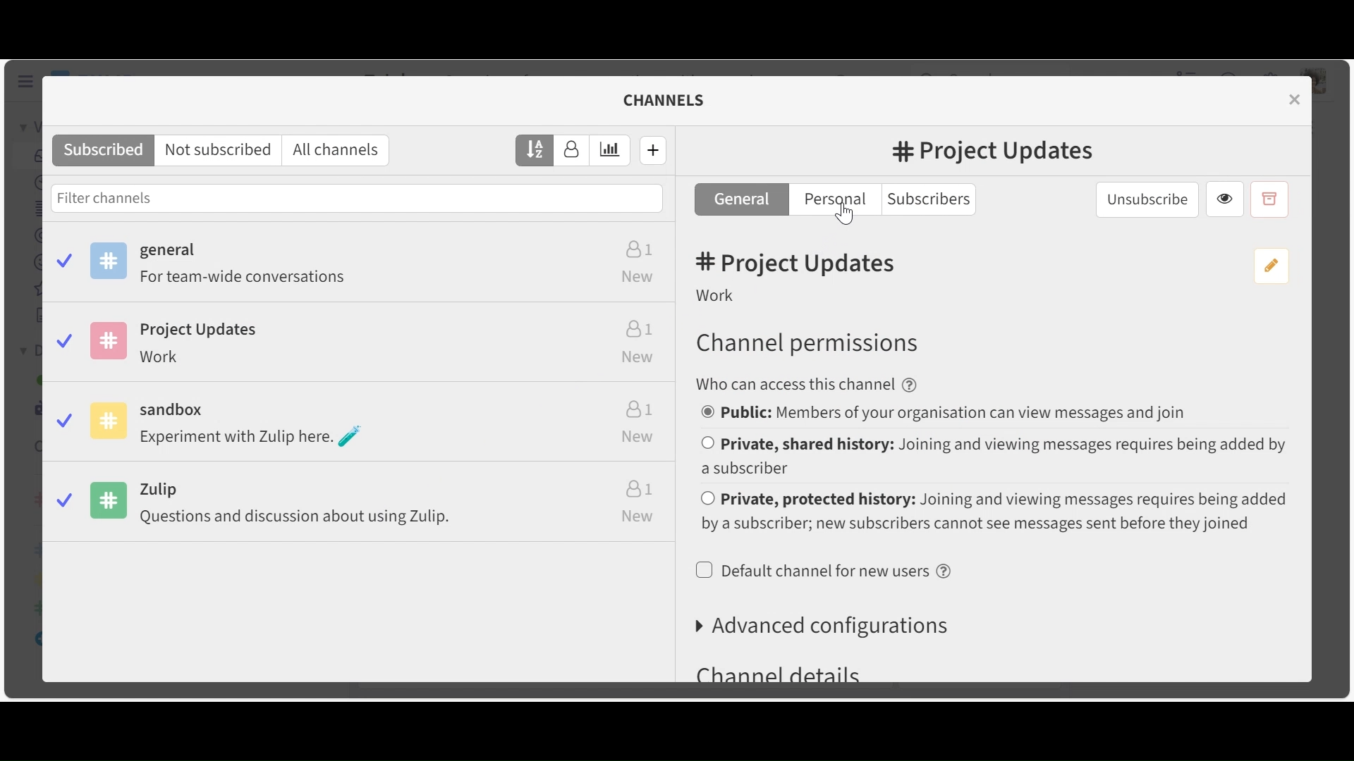  I want to click on channel details, so click(781, 674).